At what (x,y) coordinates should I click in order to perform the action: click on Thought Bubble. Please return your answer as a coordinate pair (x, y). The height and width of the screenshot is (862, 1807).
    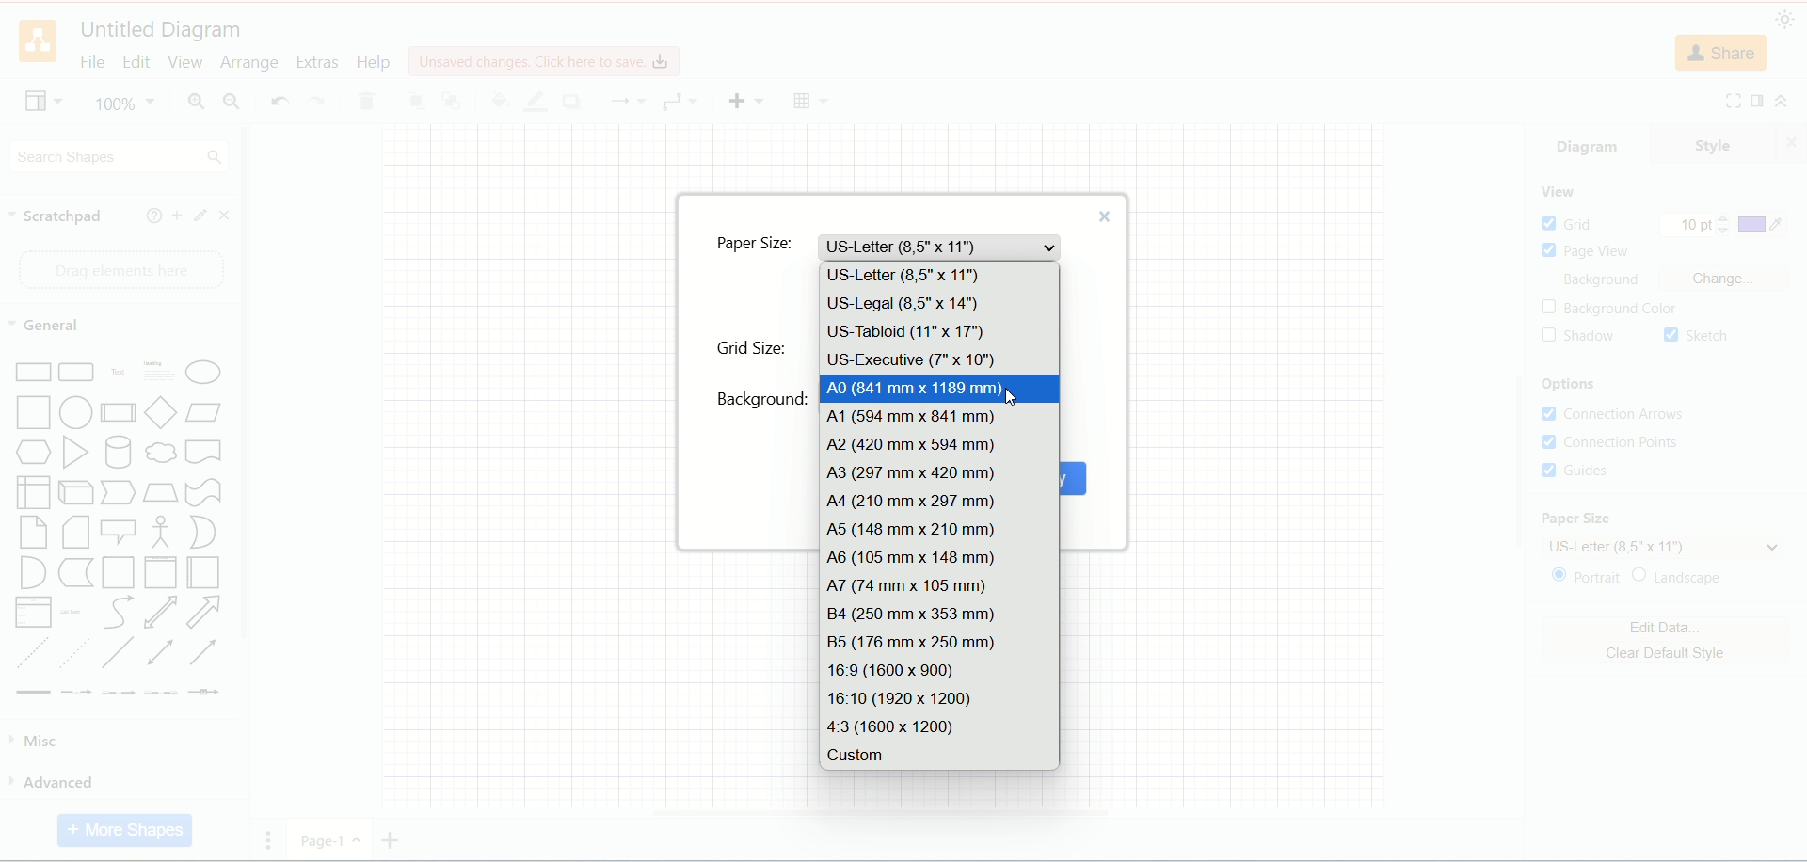
    Looking at the image, I should click on (162, 455).